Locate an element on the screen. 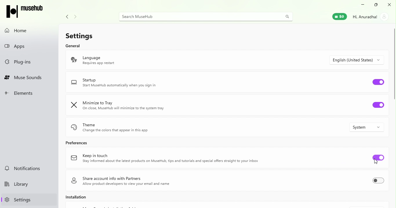  Minimize to tray is located at coordinates (149, 105).